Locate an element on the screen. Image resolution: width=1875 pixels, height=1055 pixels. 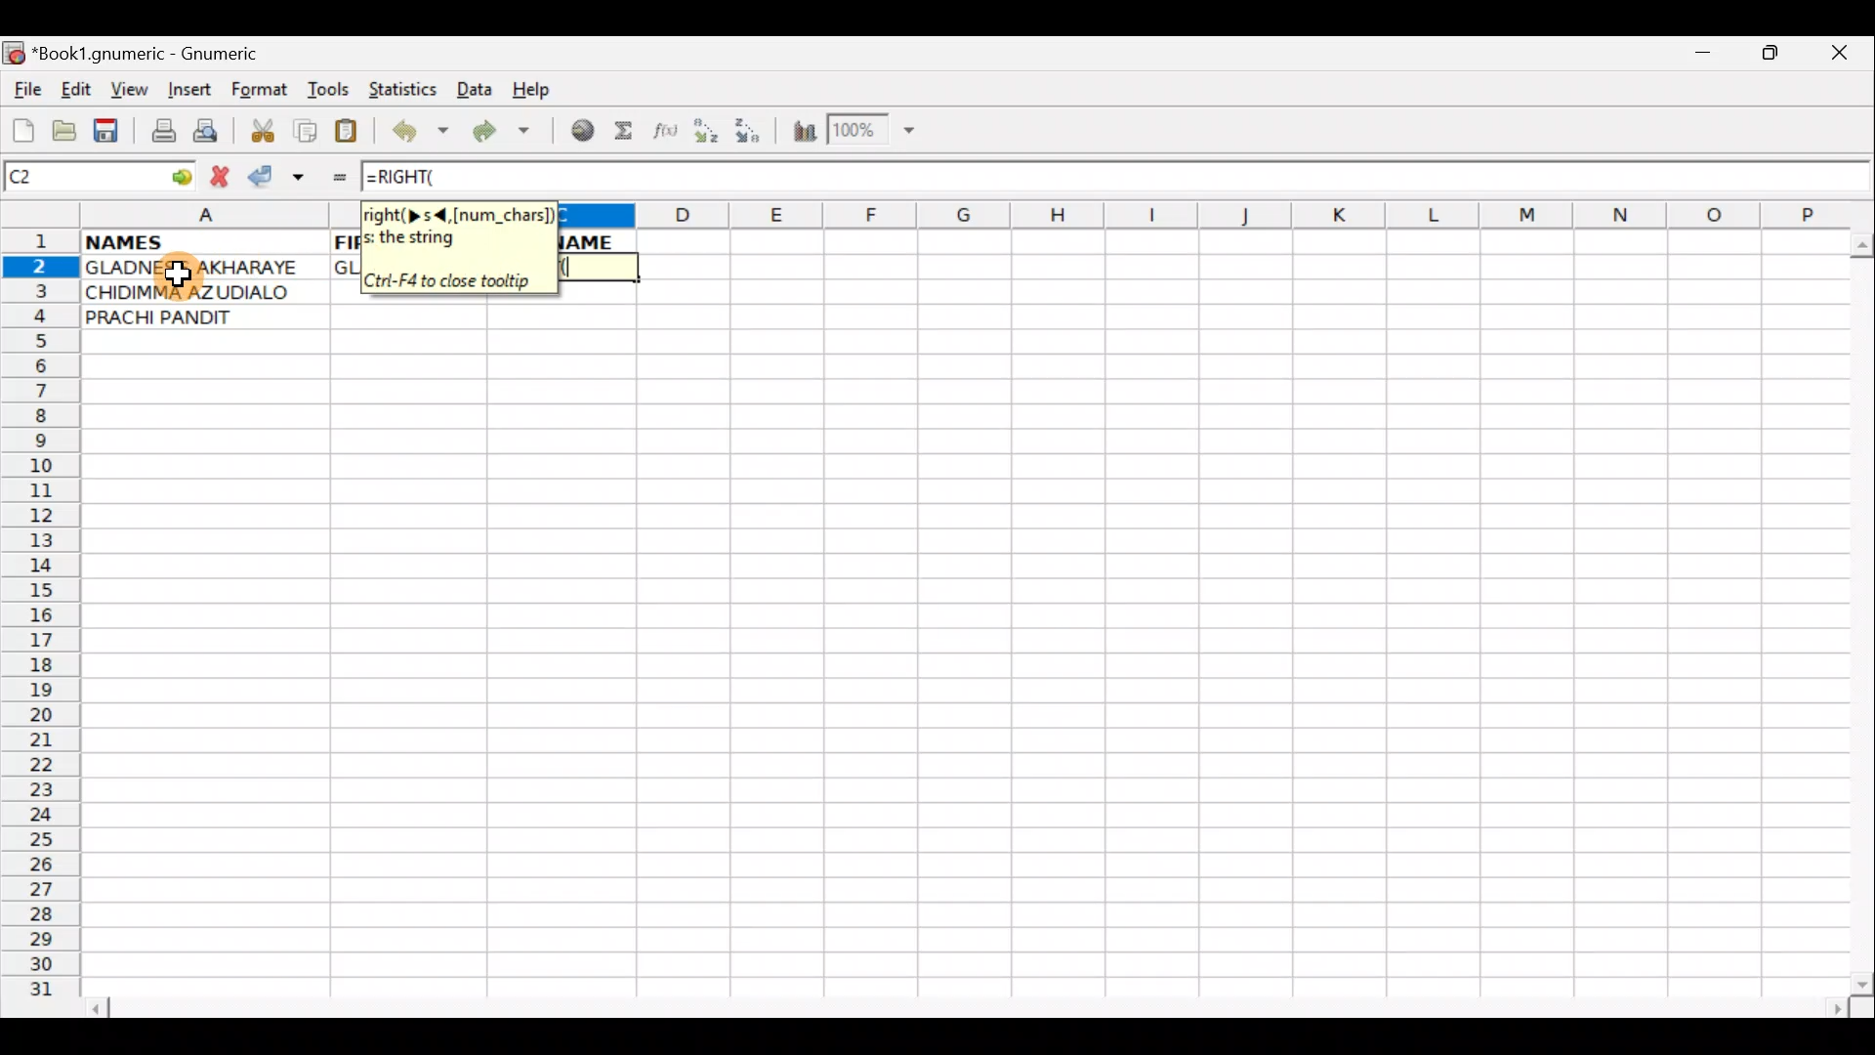
Edit is located at coordinates (75, 89).